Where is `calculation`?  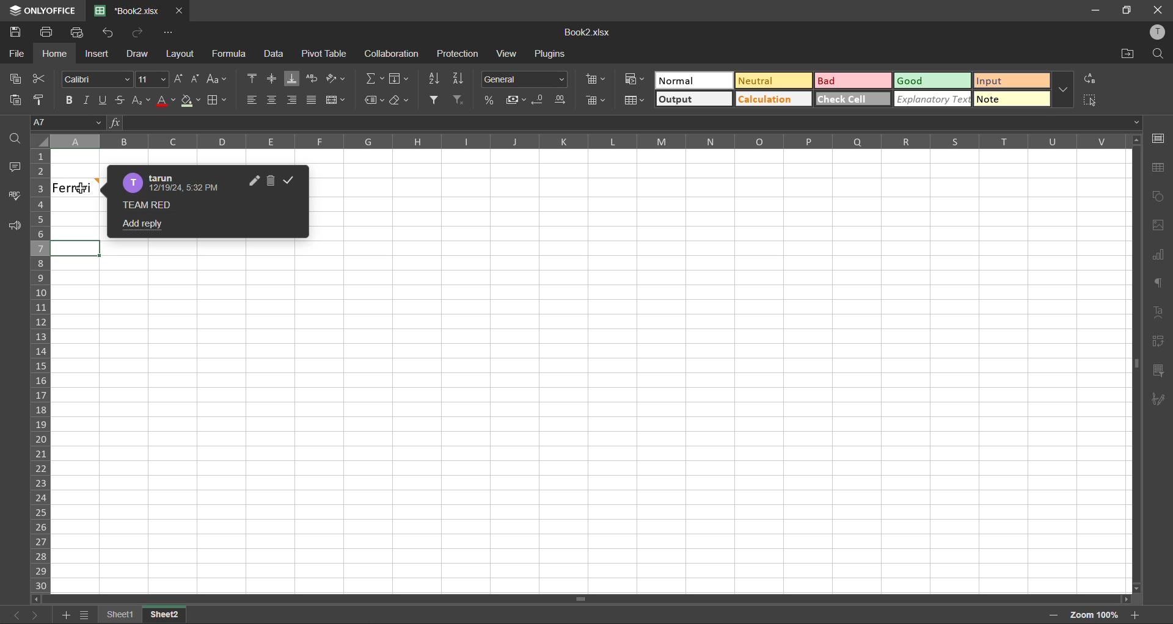 calculation is located at coordinates (773, 100).